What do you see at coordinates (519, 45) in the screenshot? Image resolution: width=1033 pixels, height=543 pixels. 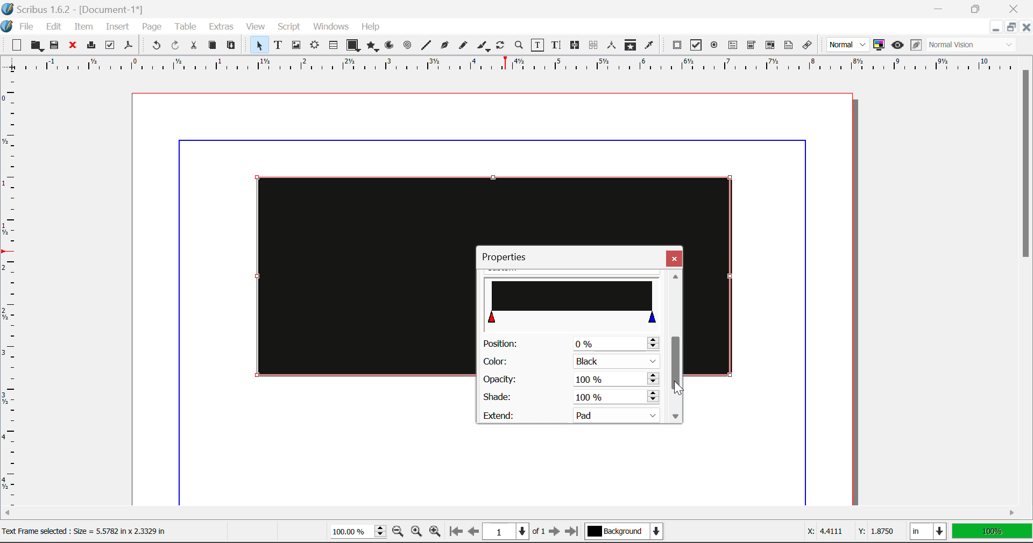 I see `Zoom` at bounding box center [519, 45].